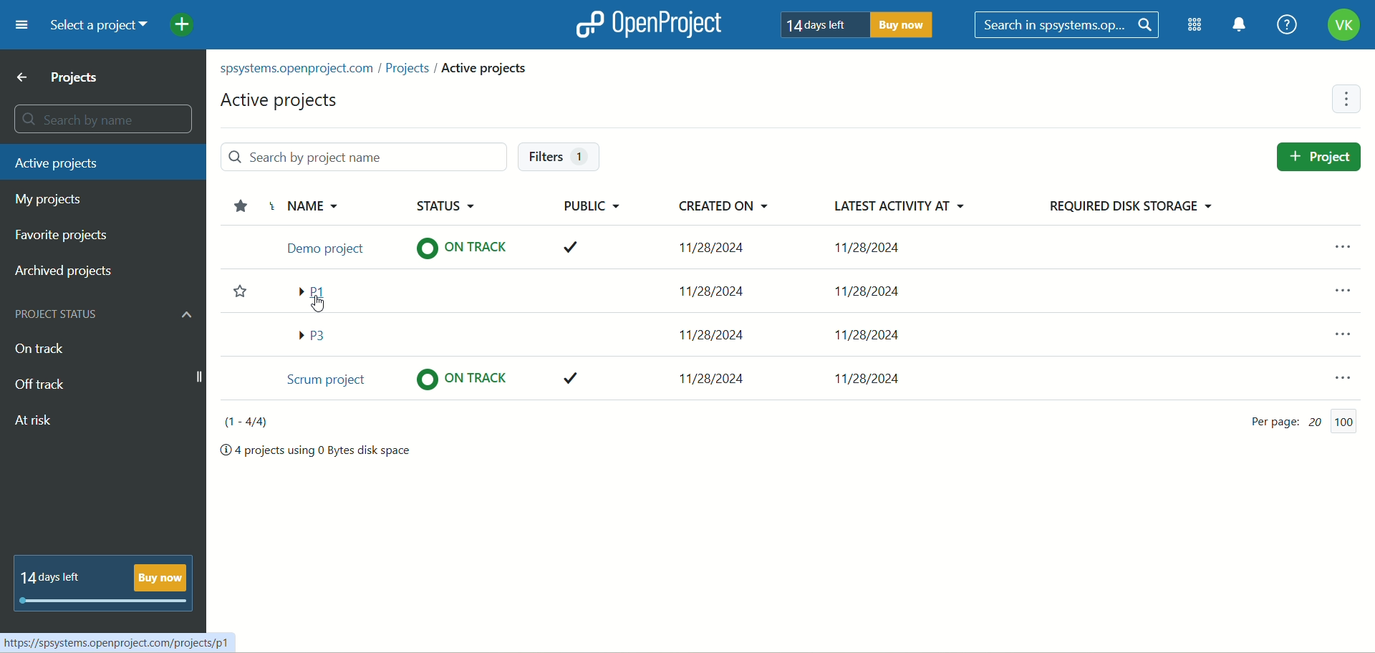 This screenshot has height=653, width=1375. What do you see at coordinates (456, 250) in the screenshot?
I see `on track` at bounding box center [456, 250].